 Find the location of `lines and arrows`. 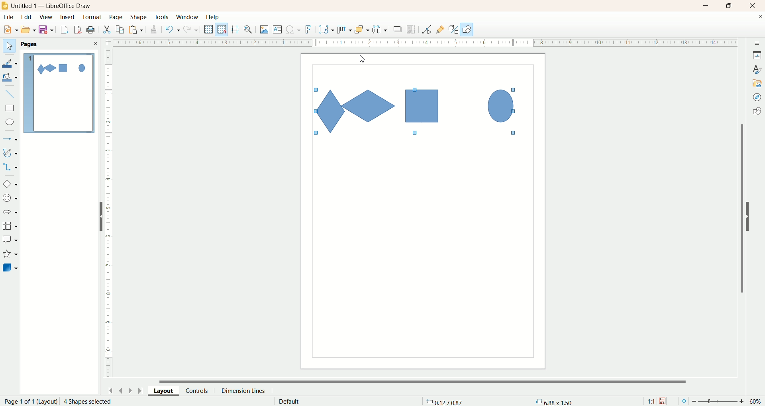

lines and arrows is located at coordinates (11, 139).